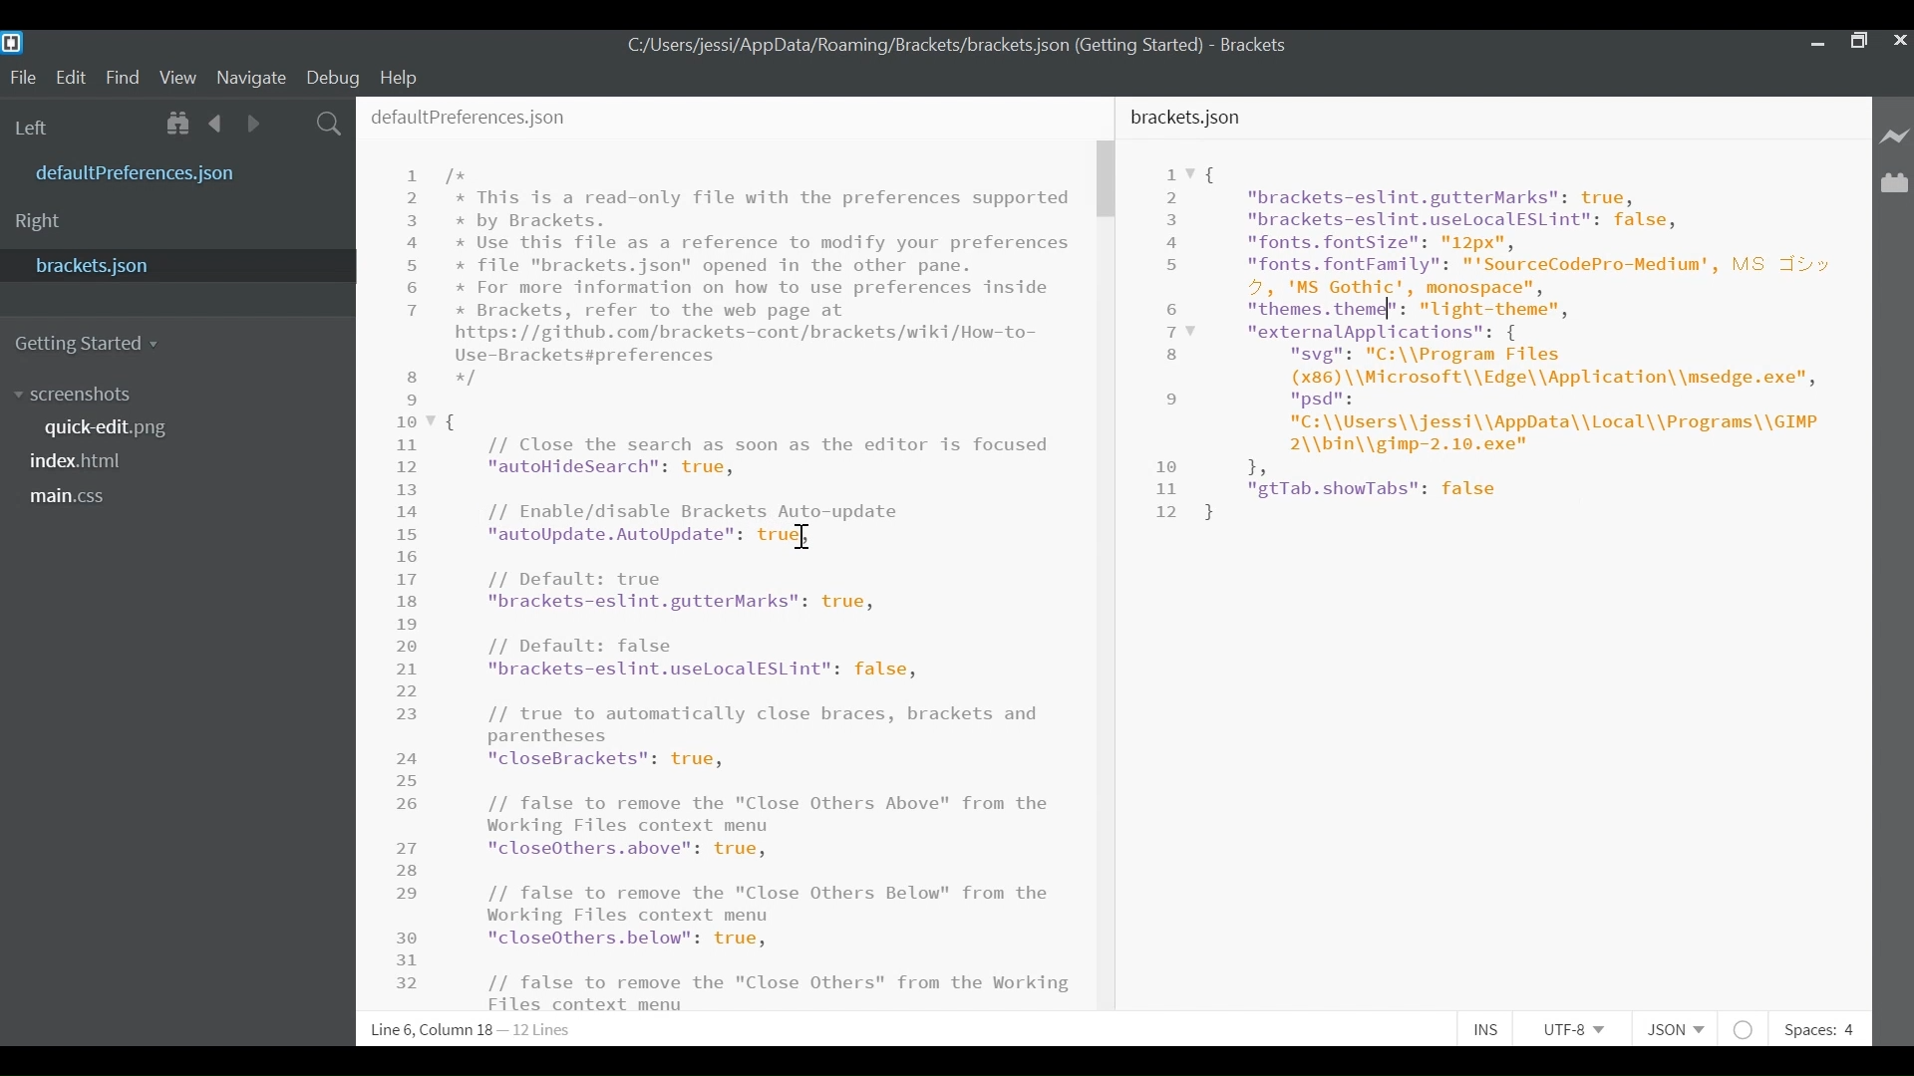 The width and height of the screenshot is (1914, 1076). What do you see at coordinates (71, 77) in the screenshot?
I see `Edit` at bounding box center [71, 77].